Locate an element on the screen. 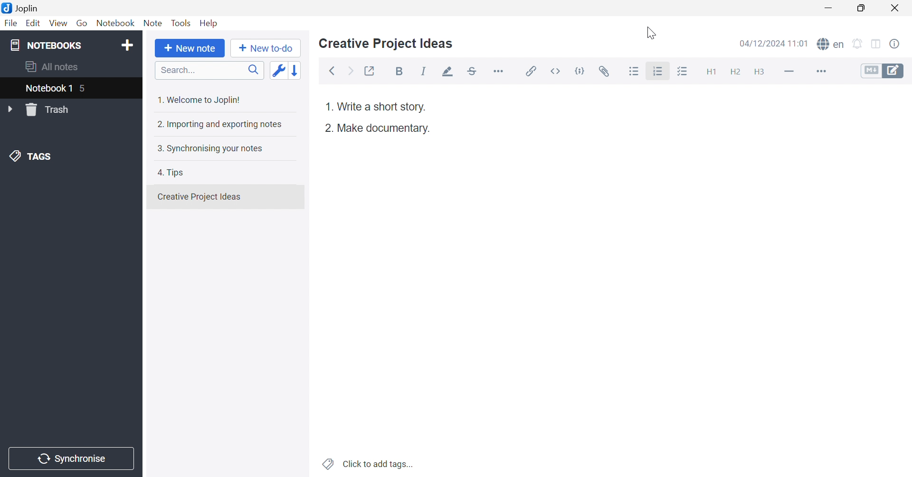  More is located at coordinates (822, 72).